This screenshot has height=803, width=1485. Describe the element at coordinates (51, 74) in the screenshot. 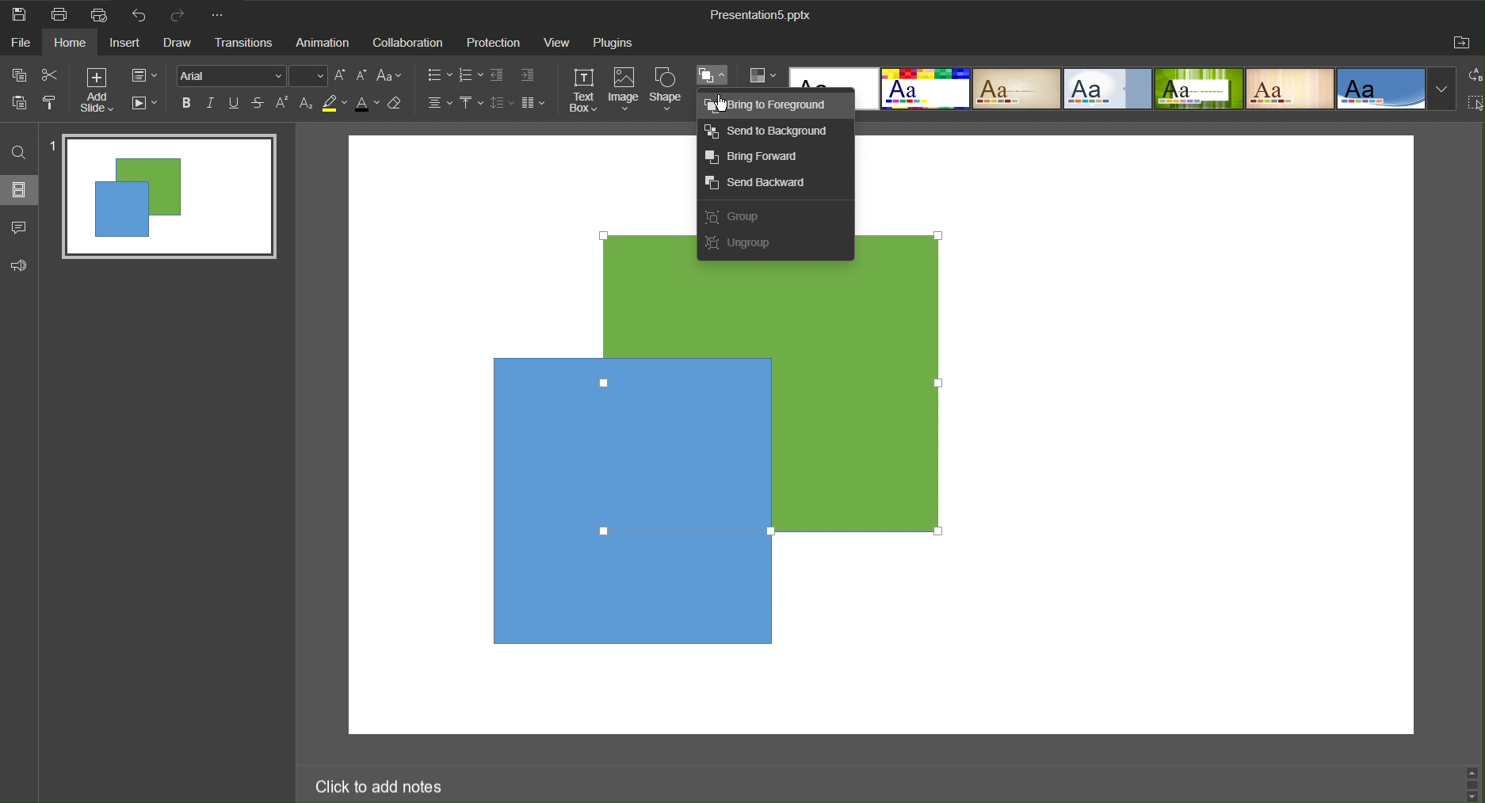

I see `Cut` at that location.